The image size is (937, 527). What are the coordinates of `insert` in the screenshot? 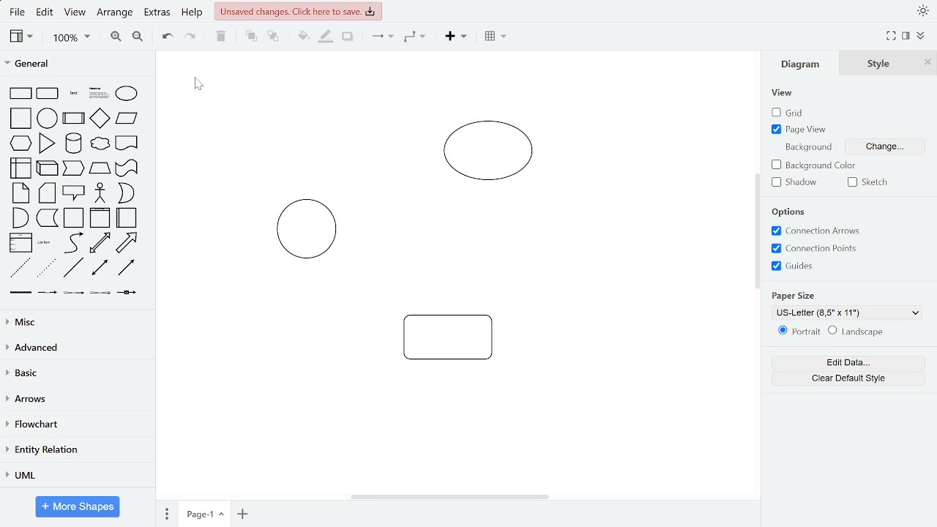 It's located at (455, 38).